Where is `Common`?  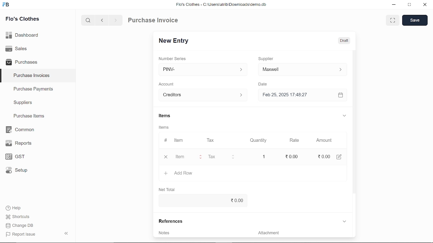
Common is located at coordinates (21, 130).